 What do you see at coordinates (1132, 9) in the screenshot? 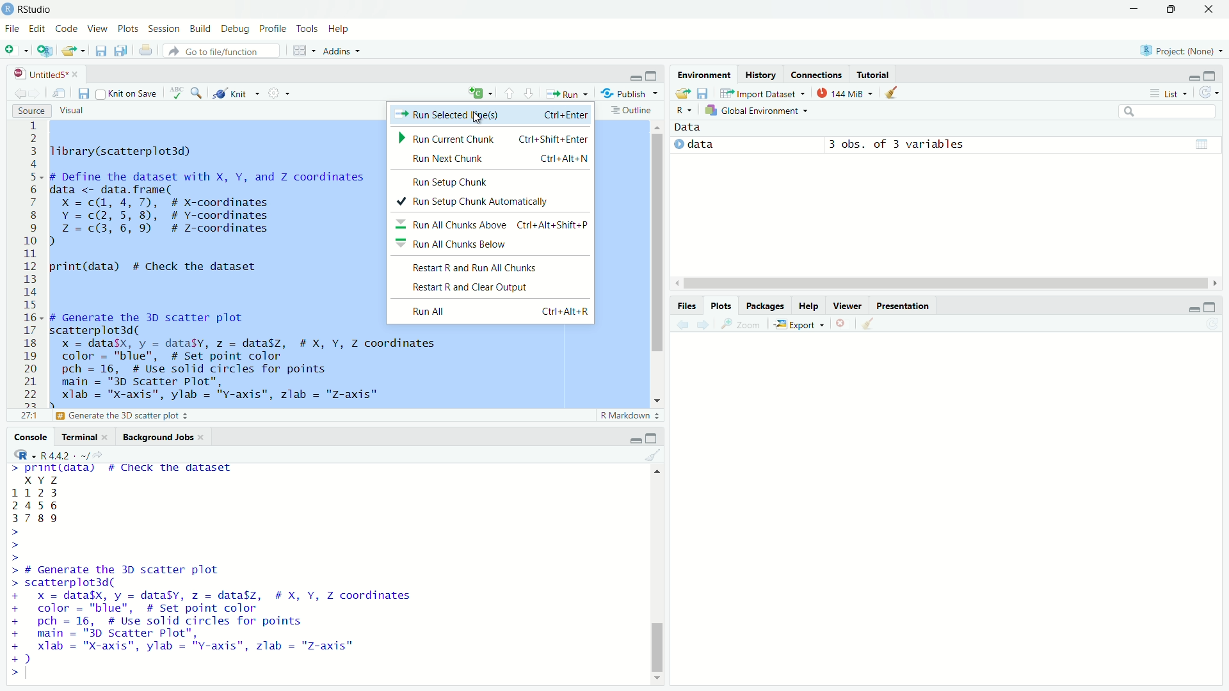
I see `minimize` at bounding box center [1132, 9].